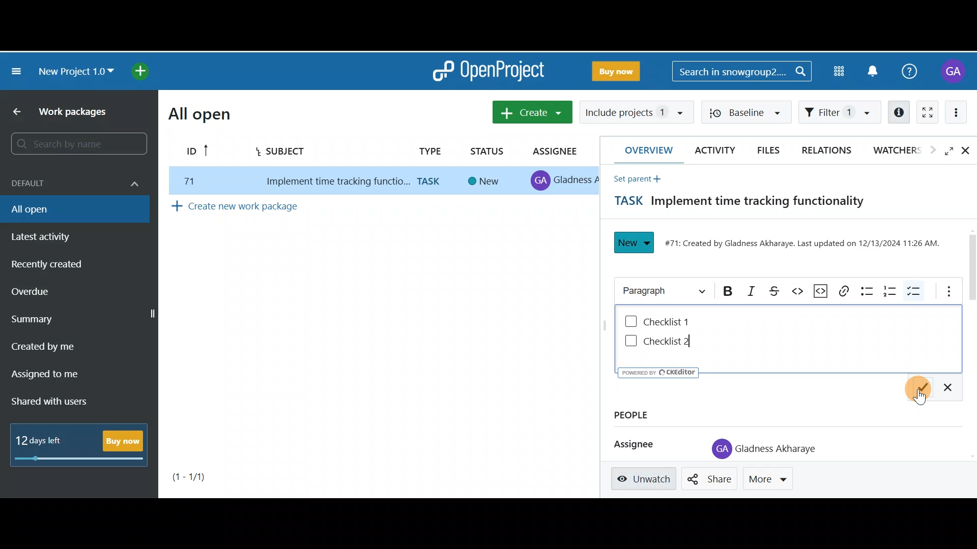 The image size is (977, 549). What do you see at coordinates (962, 112) in the screenshot?
I see `More actions` at bounding box center [962, 112].